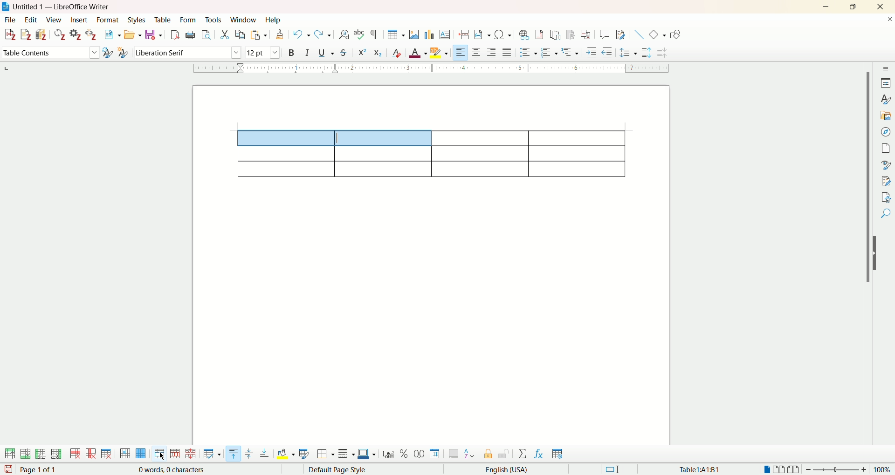 Image resolution: width=895 pixels, height=475 pixels. I want to click on edit, so click(32, 19).